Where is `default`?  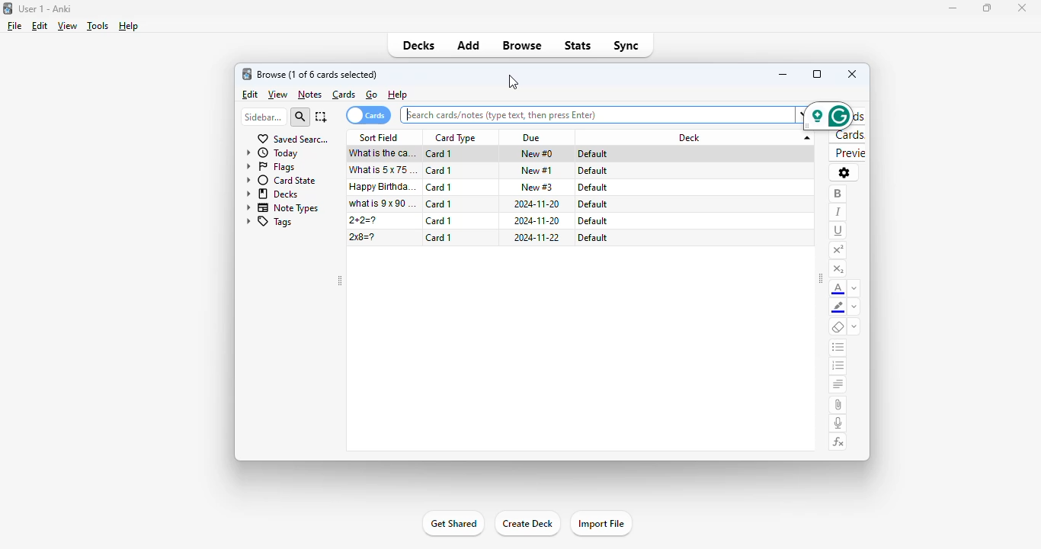
default is located at coordinates (593, 153).